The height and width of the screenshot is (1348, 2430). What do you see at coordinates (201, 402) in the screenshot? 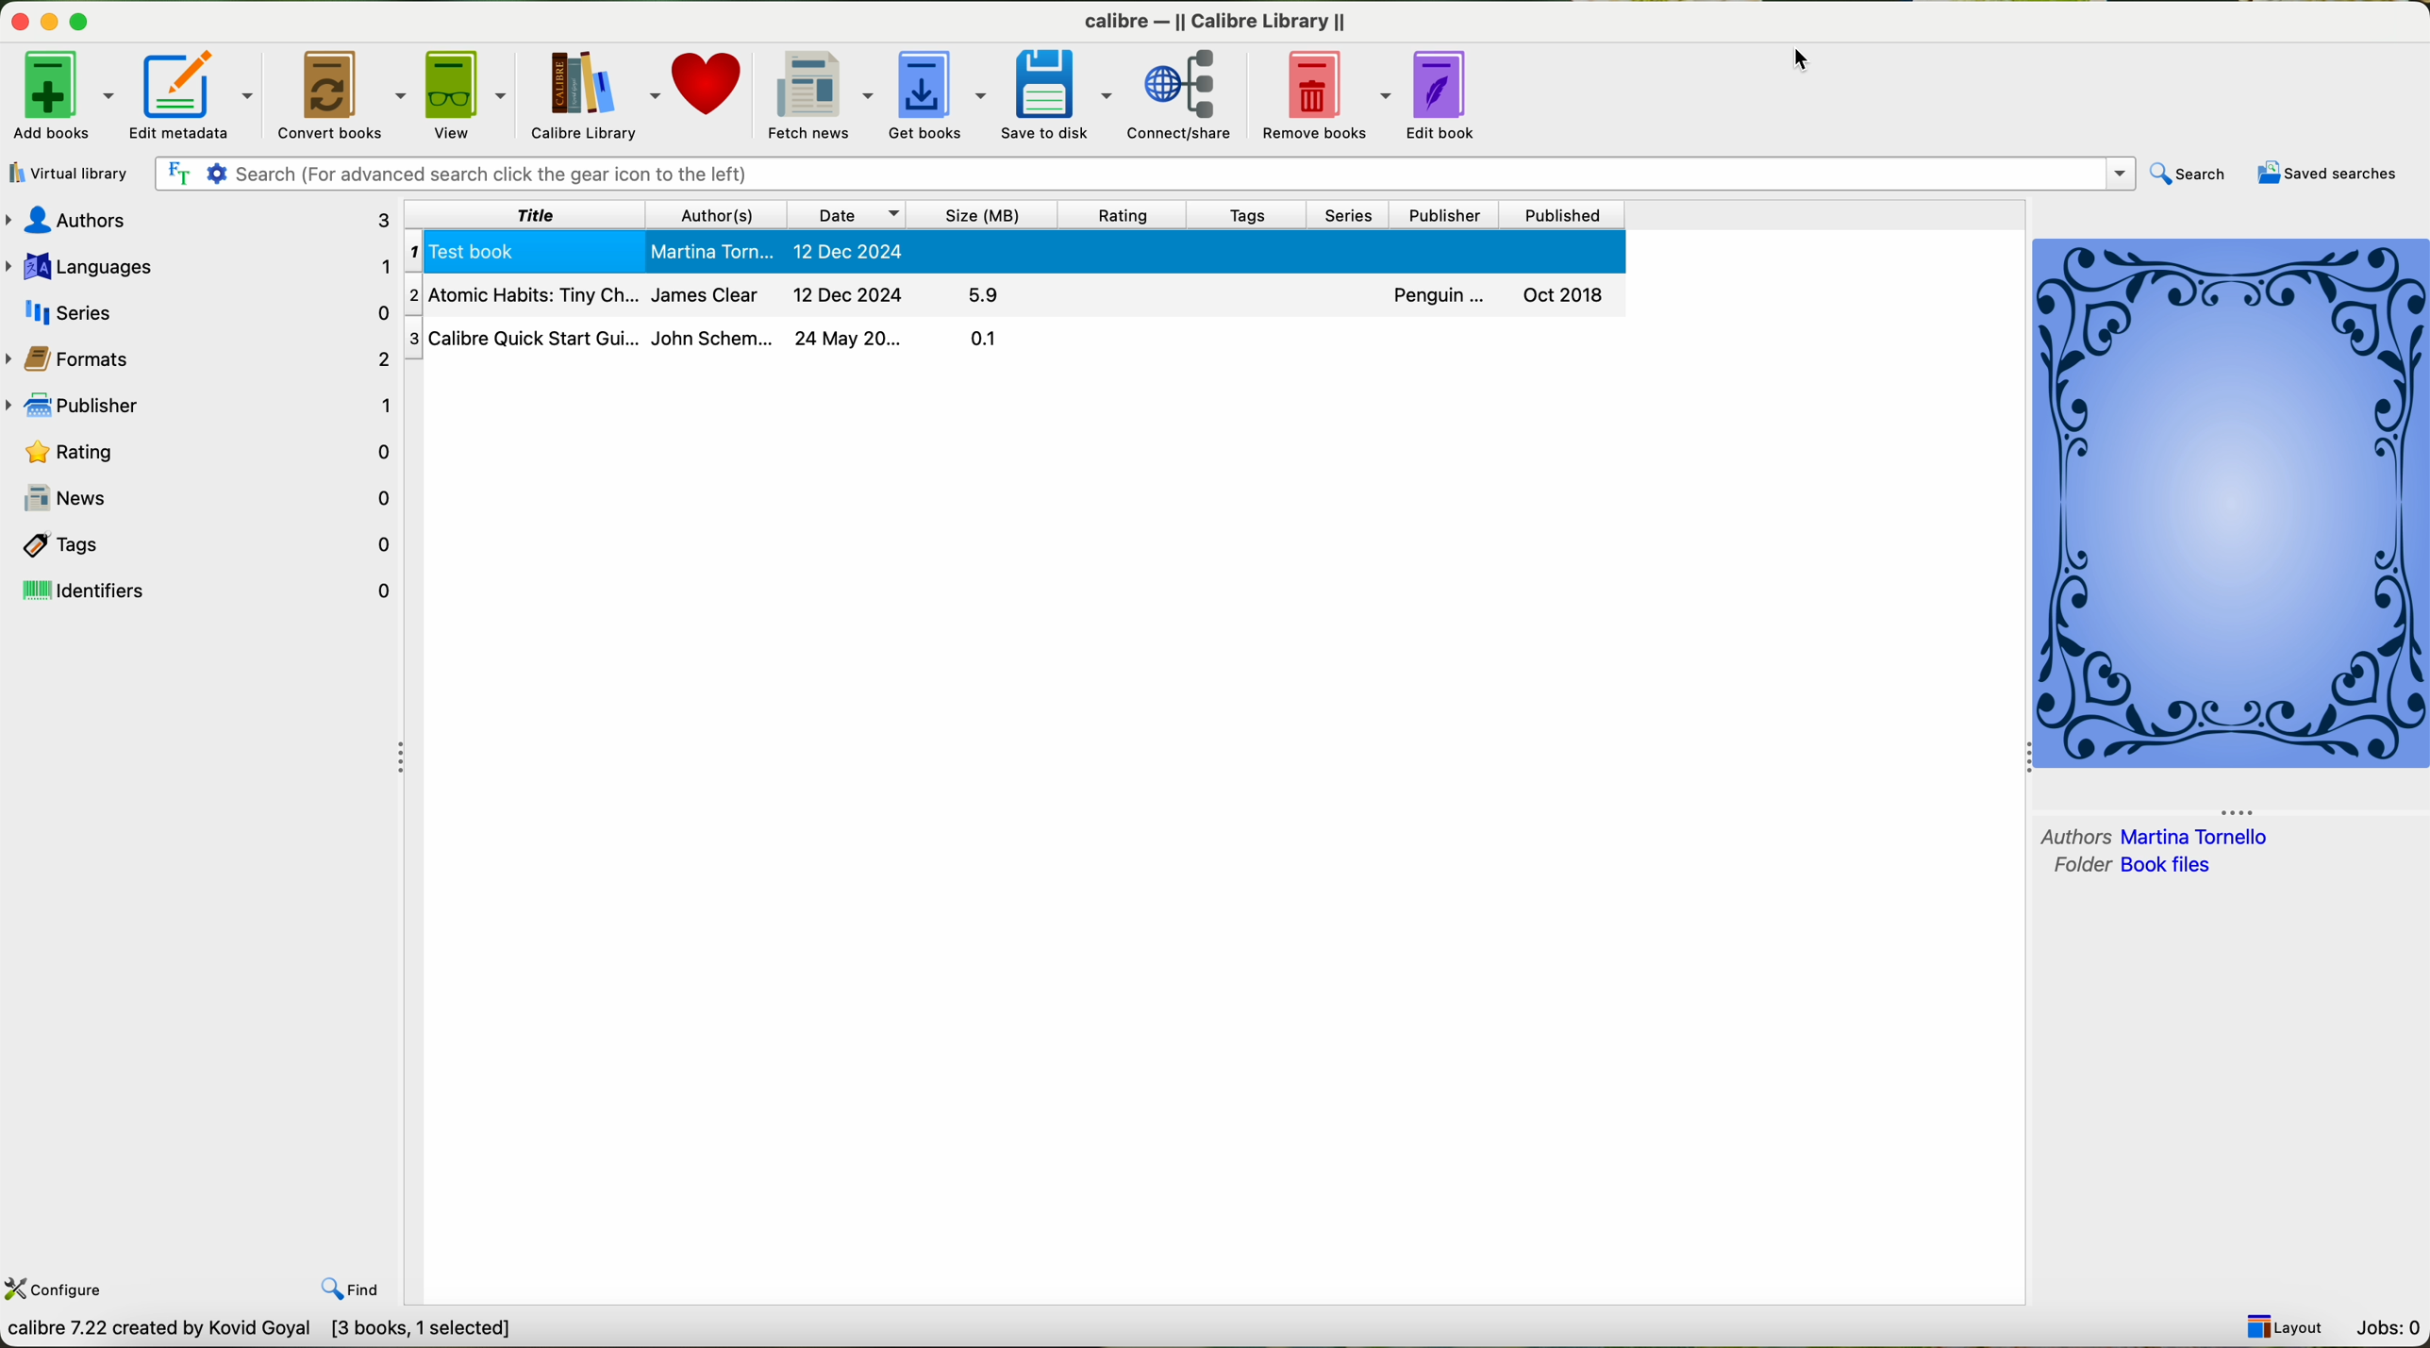
I see `publisher` at bounding box center [201, 402].